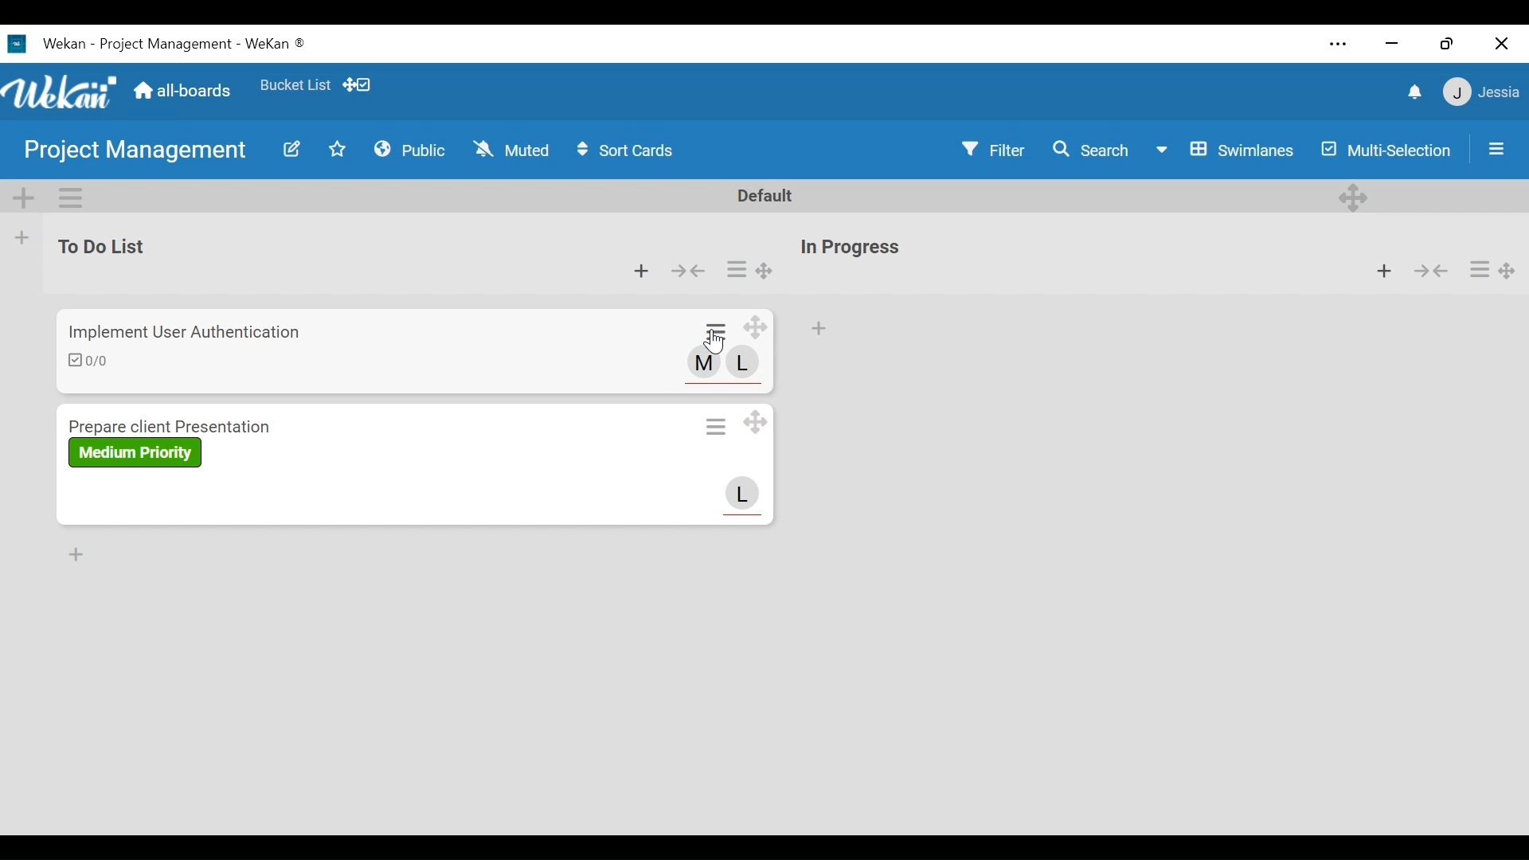  Describe the element at coordinates (1390, 43) in the screenshot. I see `minimize` at that location.